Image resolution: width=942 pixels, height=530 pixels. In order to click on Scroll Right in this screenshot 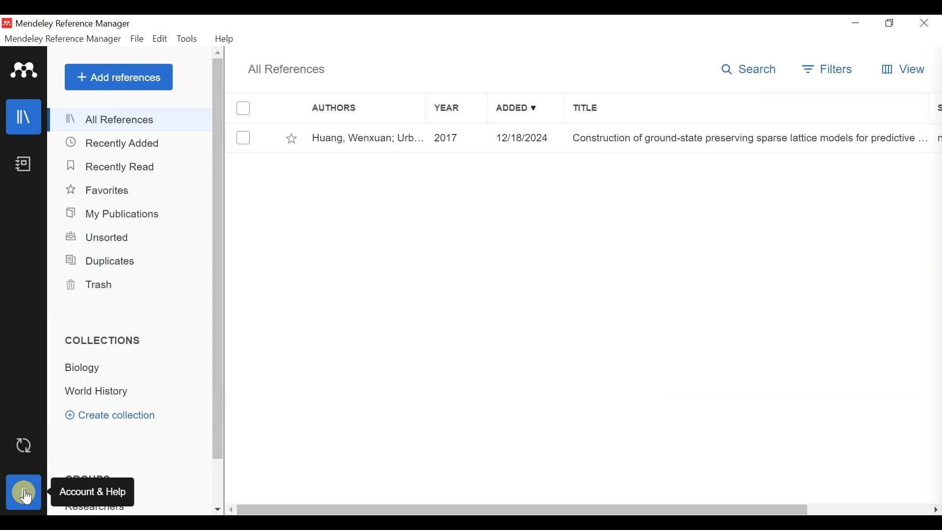, I will do `click(936, 510)`.